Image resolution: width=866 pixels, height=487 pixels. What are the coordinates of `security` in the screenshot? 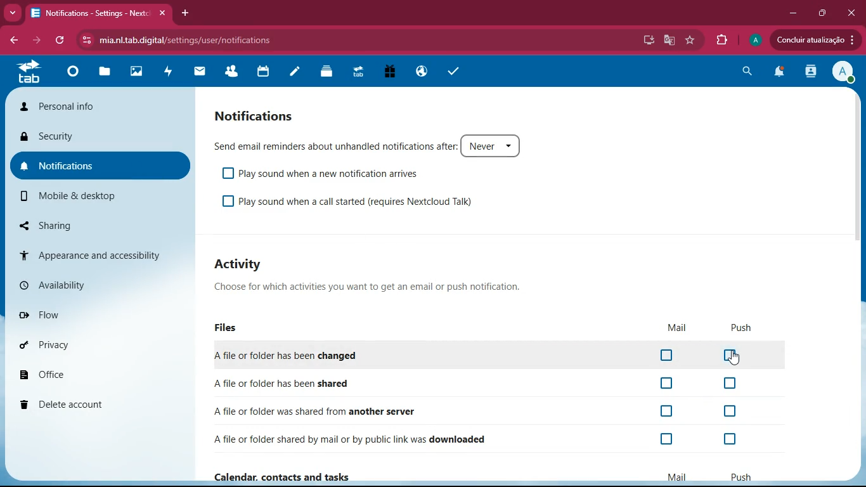 It's located at (94, 138).